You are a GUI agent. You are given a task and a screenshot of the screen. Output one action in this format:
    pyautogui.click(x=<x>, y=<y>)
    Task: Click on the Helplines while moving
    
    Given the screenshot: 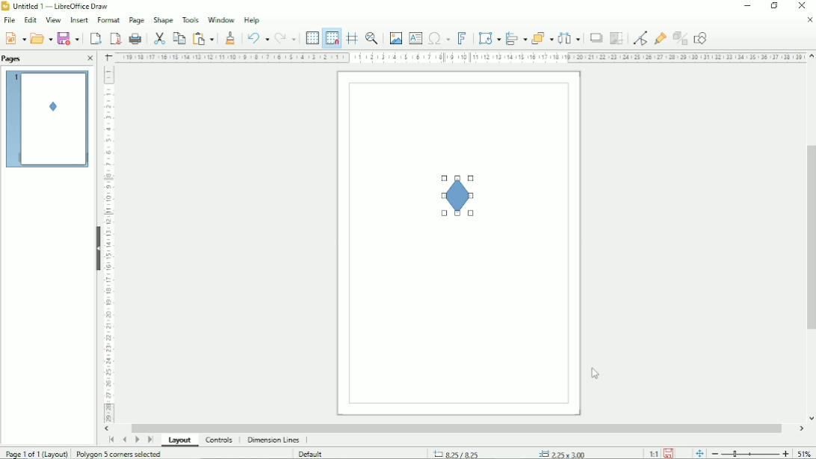 What is the action you would take?
    pyautogui.click(x=351, y=38)
    